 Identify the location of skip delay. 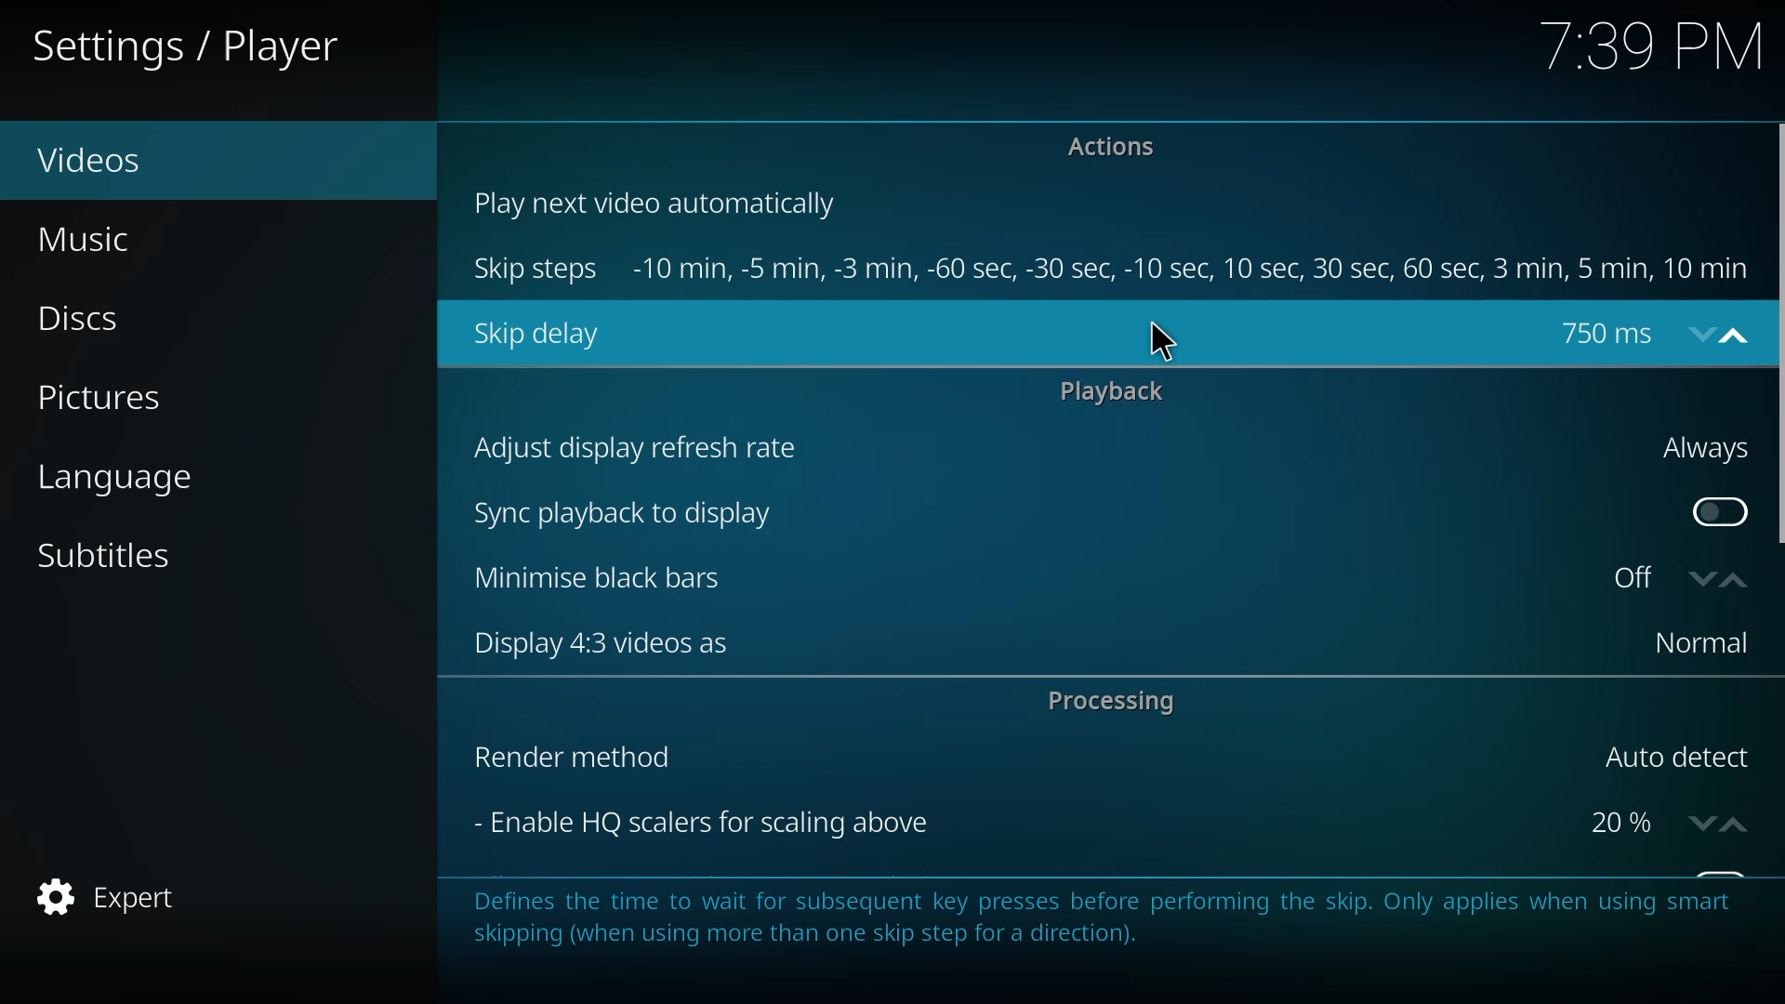
(539, 336).